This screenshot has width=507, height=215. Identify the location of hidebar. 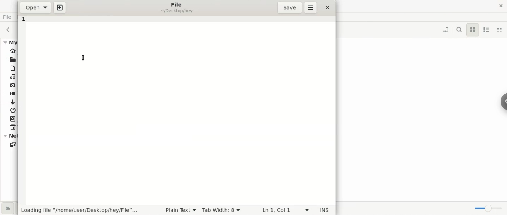
(501, 101).